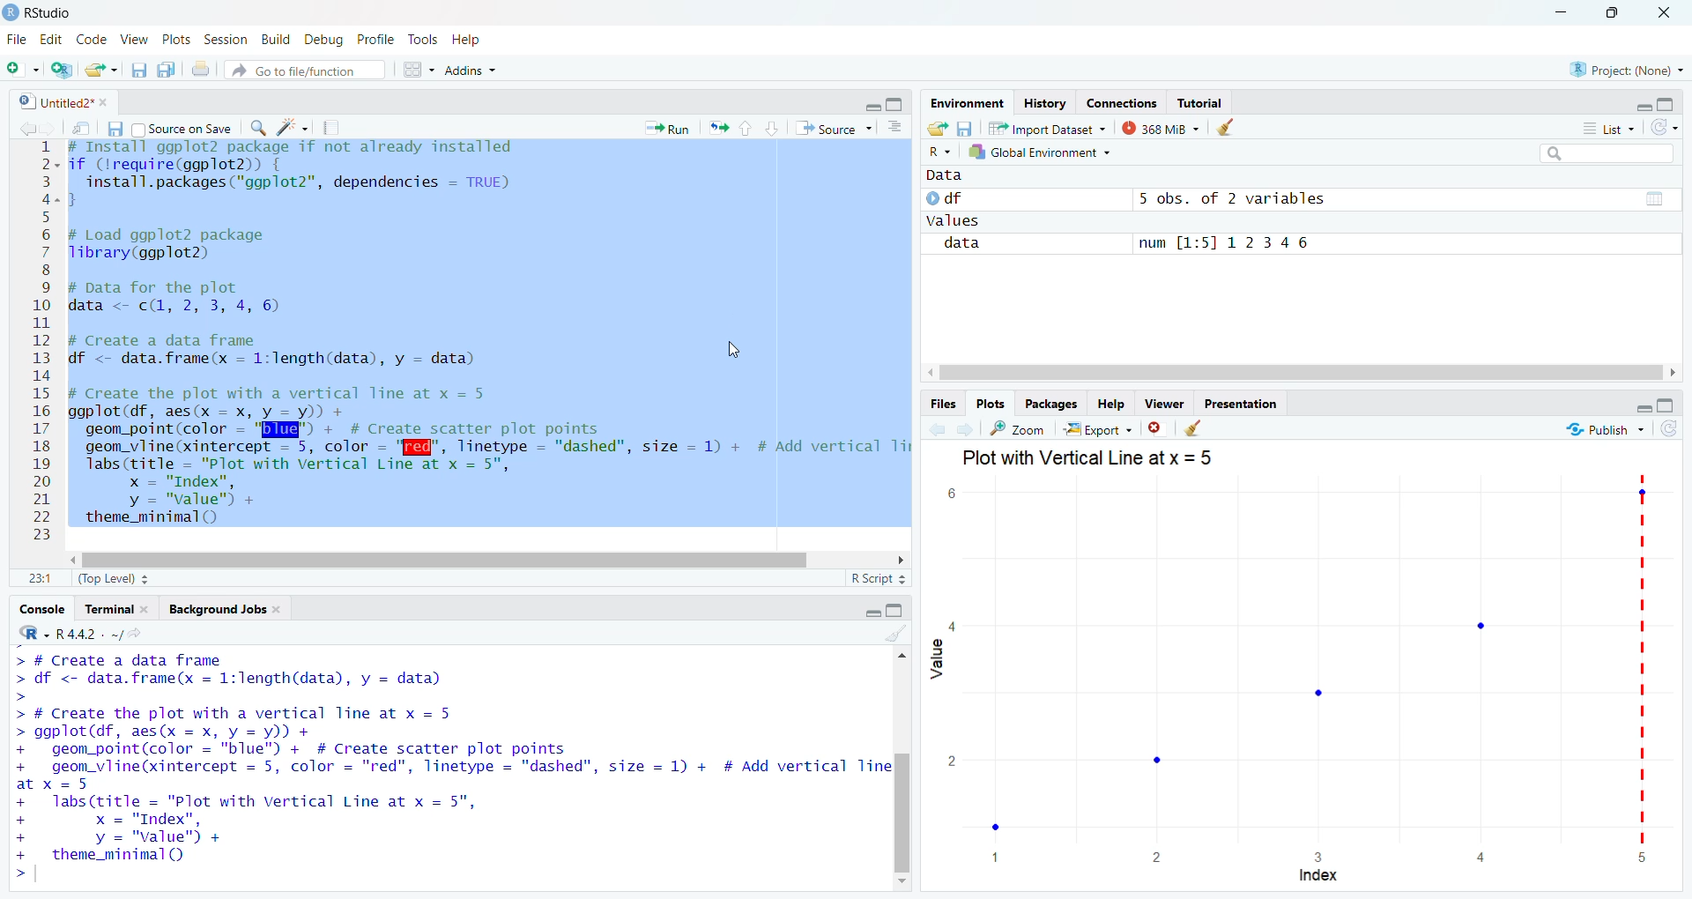 This screenshot has width=1692, height=899. What do you see at coordinates (1642, 408) in the screenshot?
I see `minimise` at bounding box center [1642, 408].